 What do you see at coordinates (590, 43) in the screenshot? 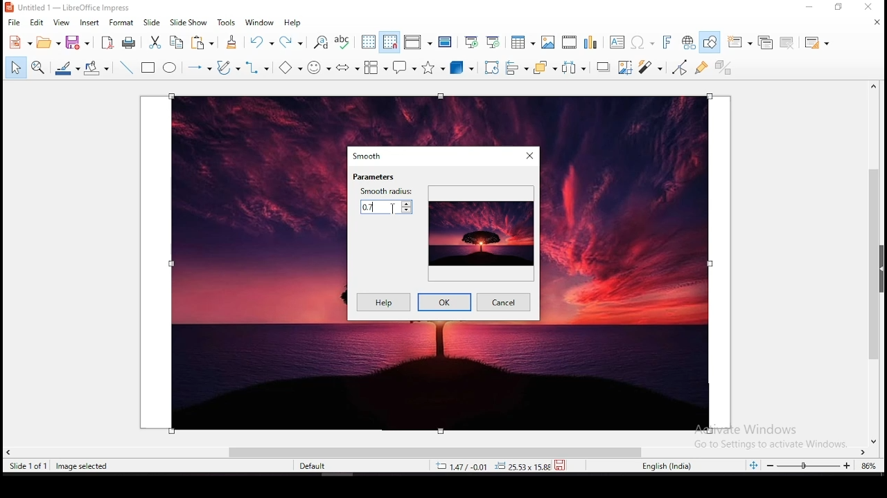
I see `insert chart` at bounding box center [590, 43].